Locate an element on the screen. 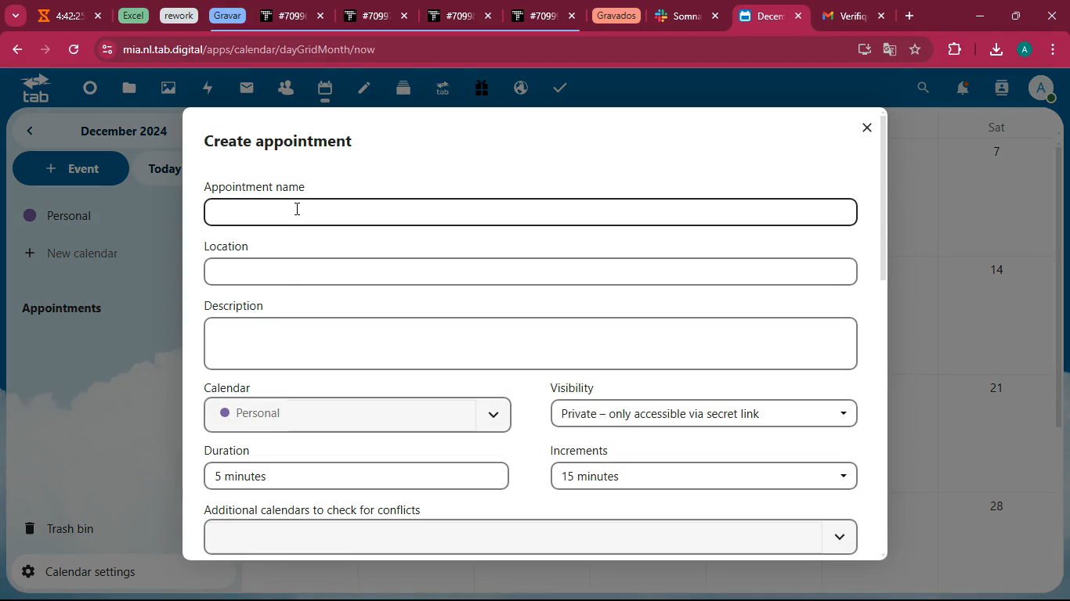 Image resolution: width=1070 pixels, height=601 pixels. tab is located at coordinates (179, 16).